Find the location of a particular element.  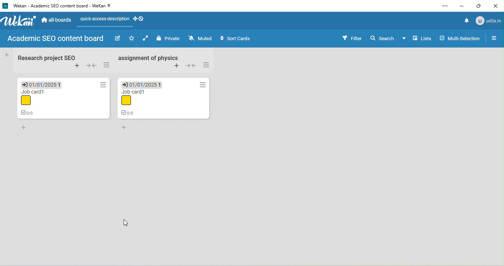

add swimlane is located at coordinates (78, 67).